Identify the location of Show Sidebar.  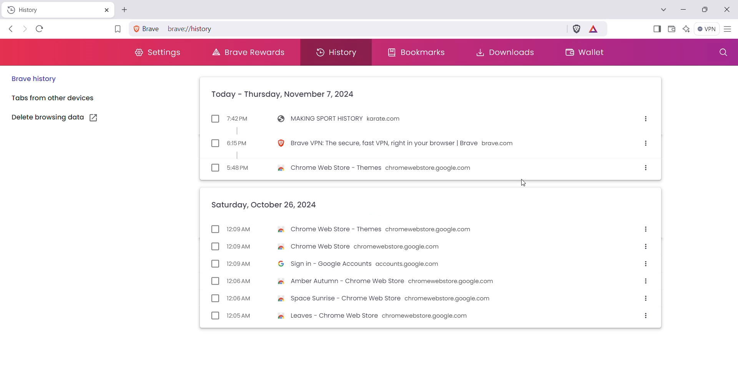
(657, 29).